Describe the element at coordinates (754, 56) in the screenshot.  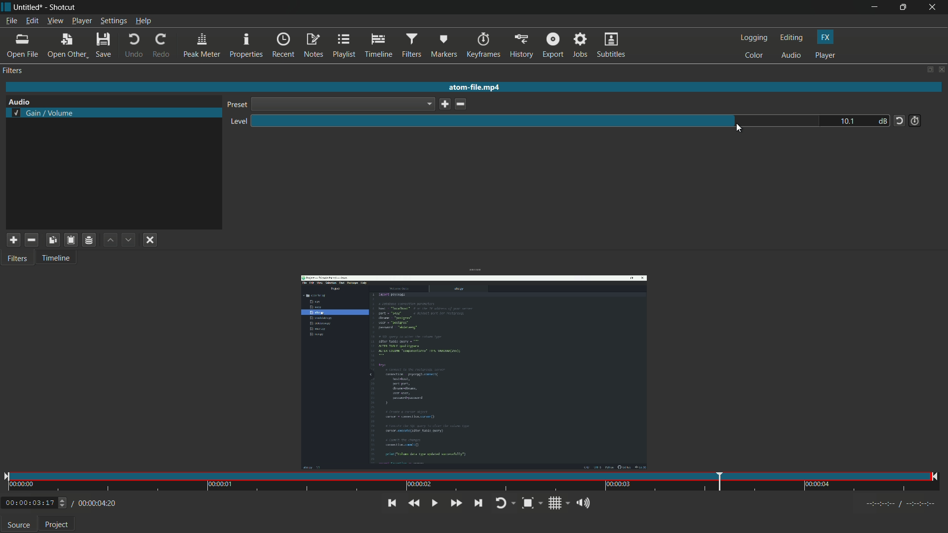
I see `color` at that location.